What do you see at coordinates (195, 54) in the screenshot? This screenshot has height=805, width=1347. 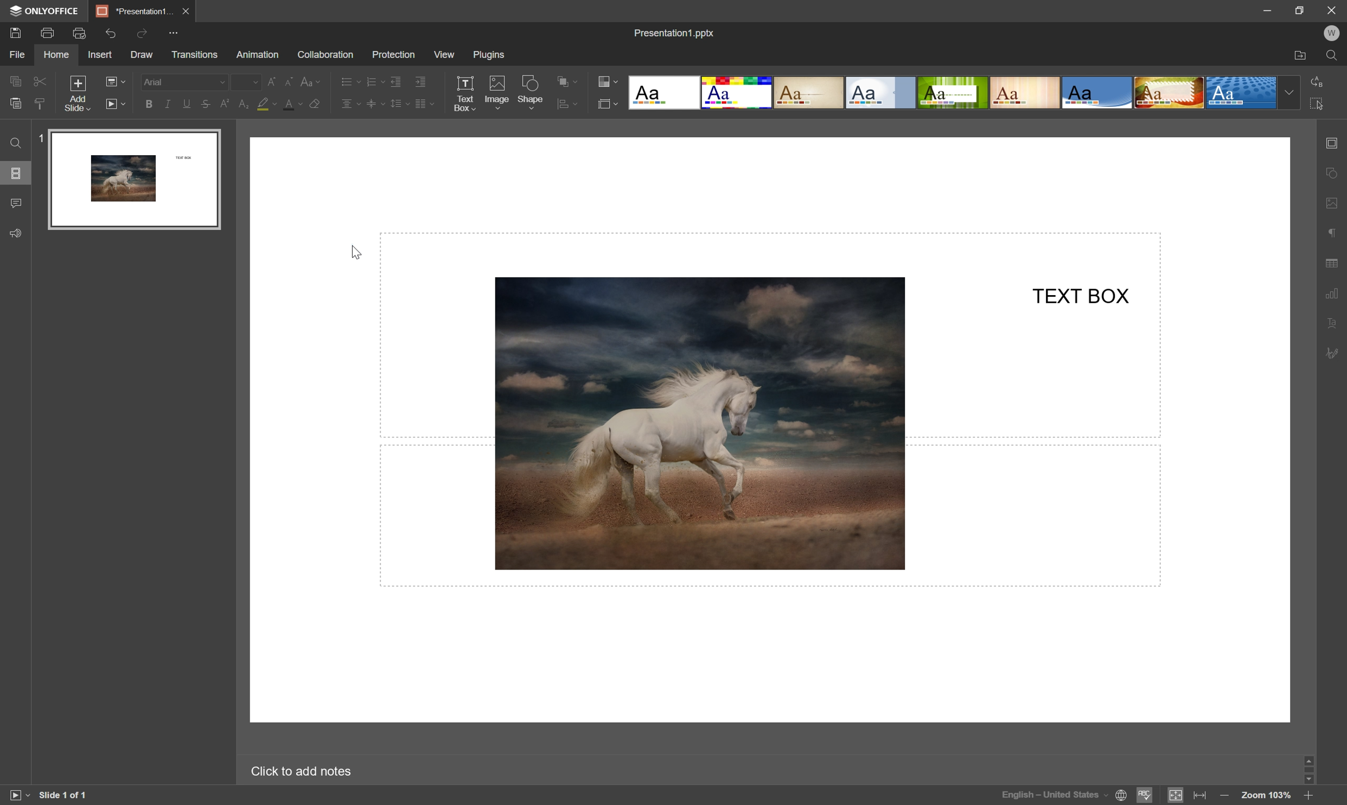 I see `transitions` at bounding box center [195, 54].